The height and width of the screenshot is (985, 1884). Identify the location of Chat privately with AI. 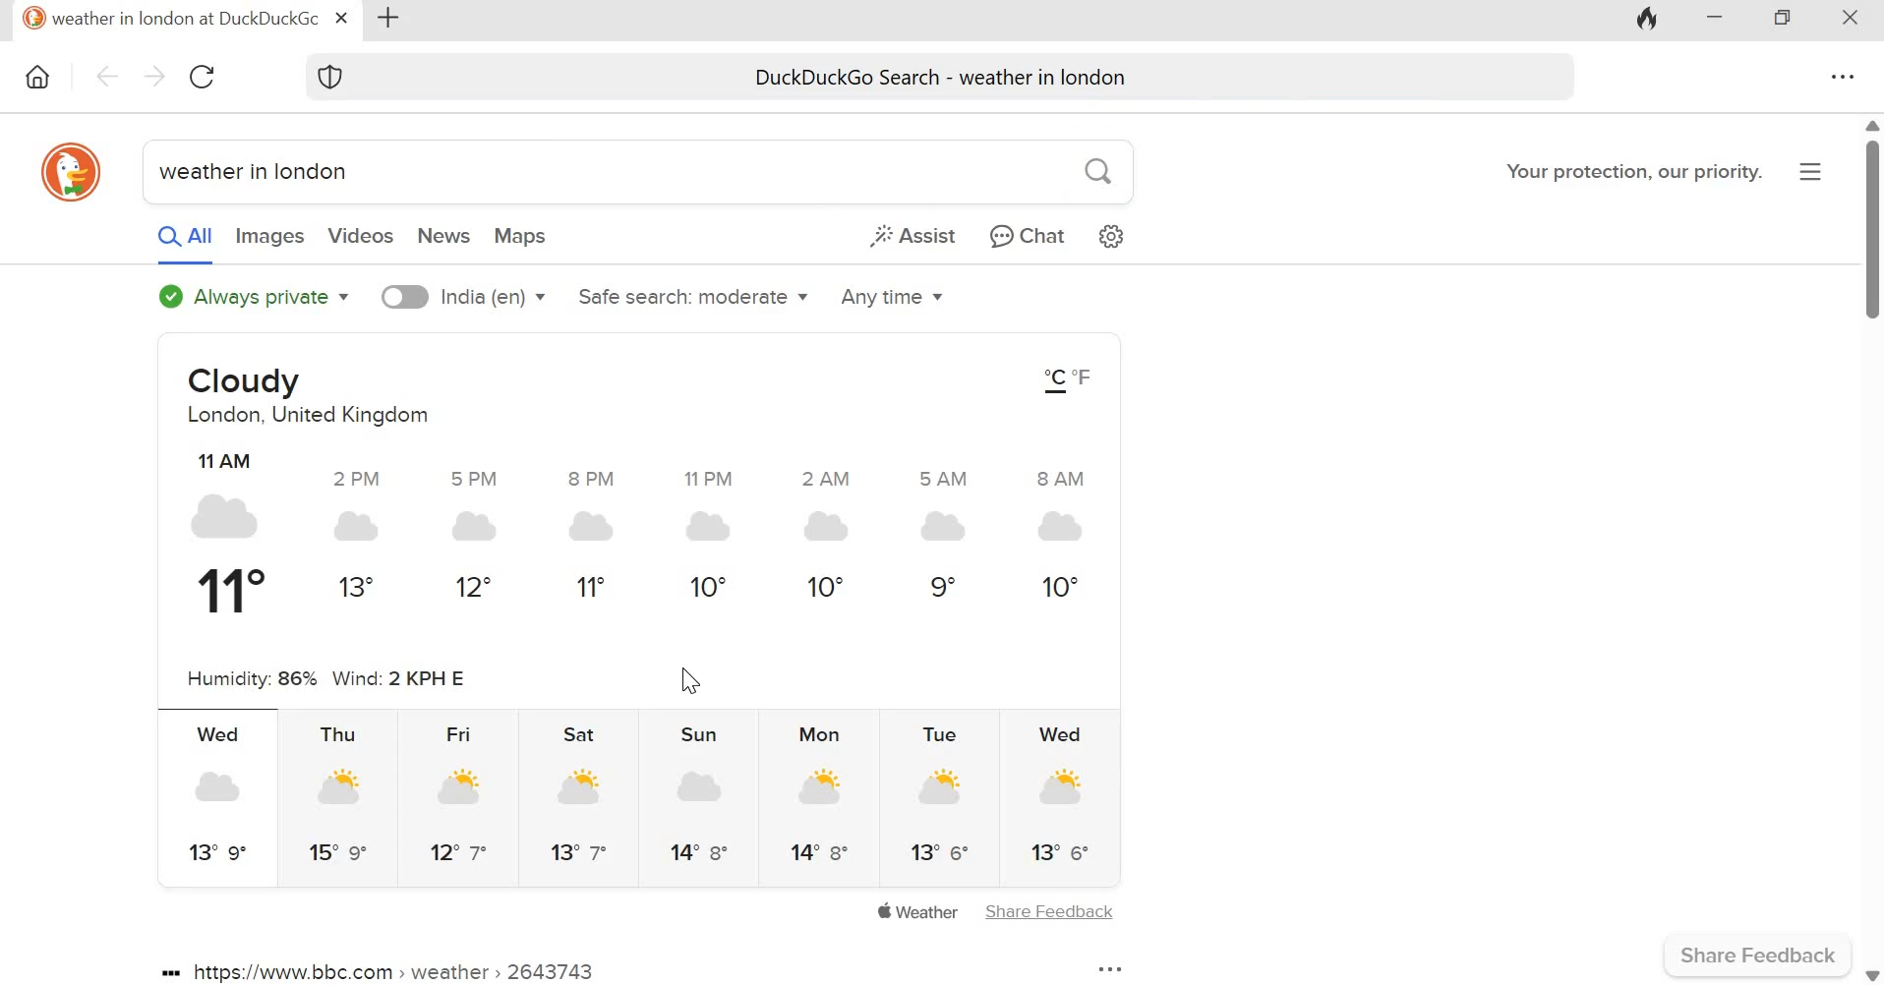
(1028, 237).